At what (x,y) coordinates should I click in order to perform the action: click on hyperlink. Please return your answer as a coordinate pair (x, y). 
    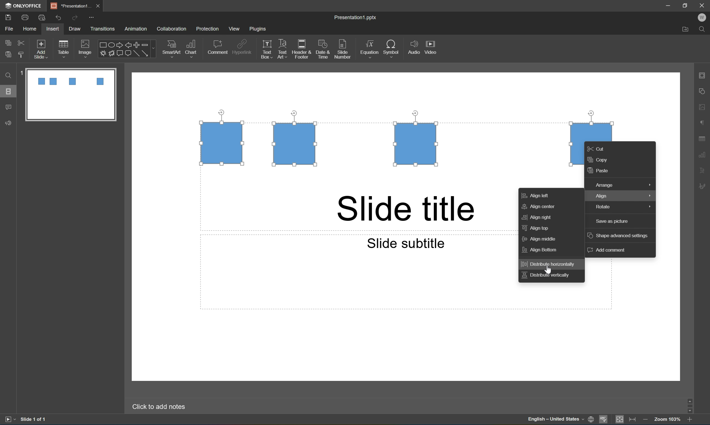
    Looking at the image, I should click on (243, 46).